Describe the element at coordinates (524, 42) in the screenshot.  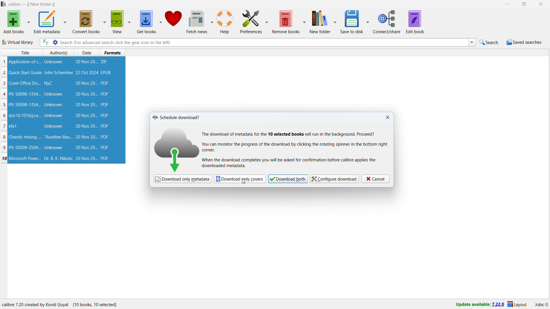
I see `saved searches` at that location.